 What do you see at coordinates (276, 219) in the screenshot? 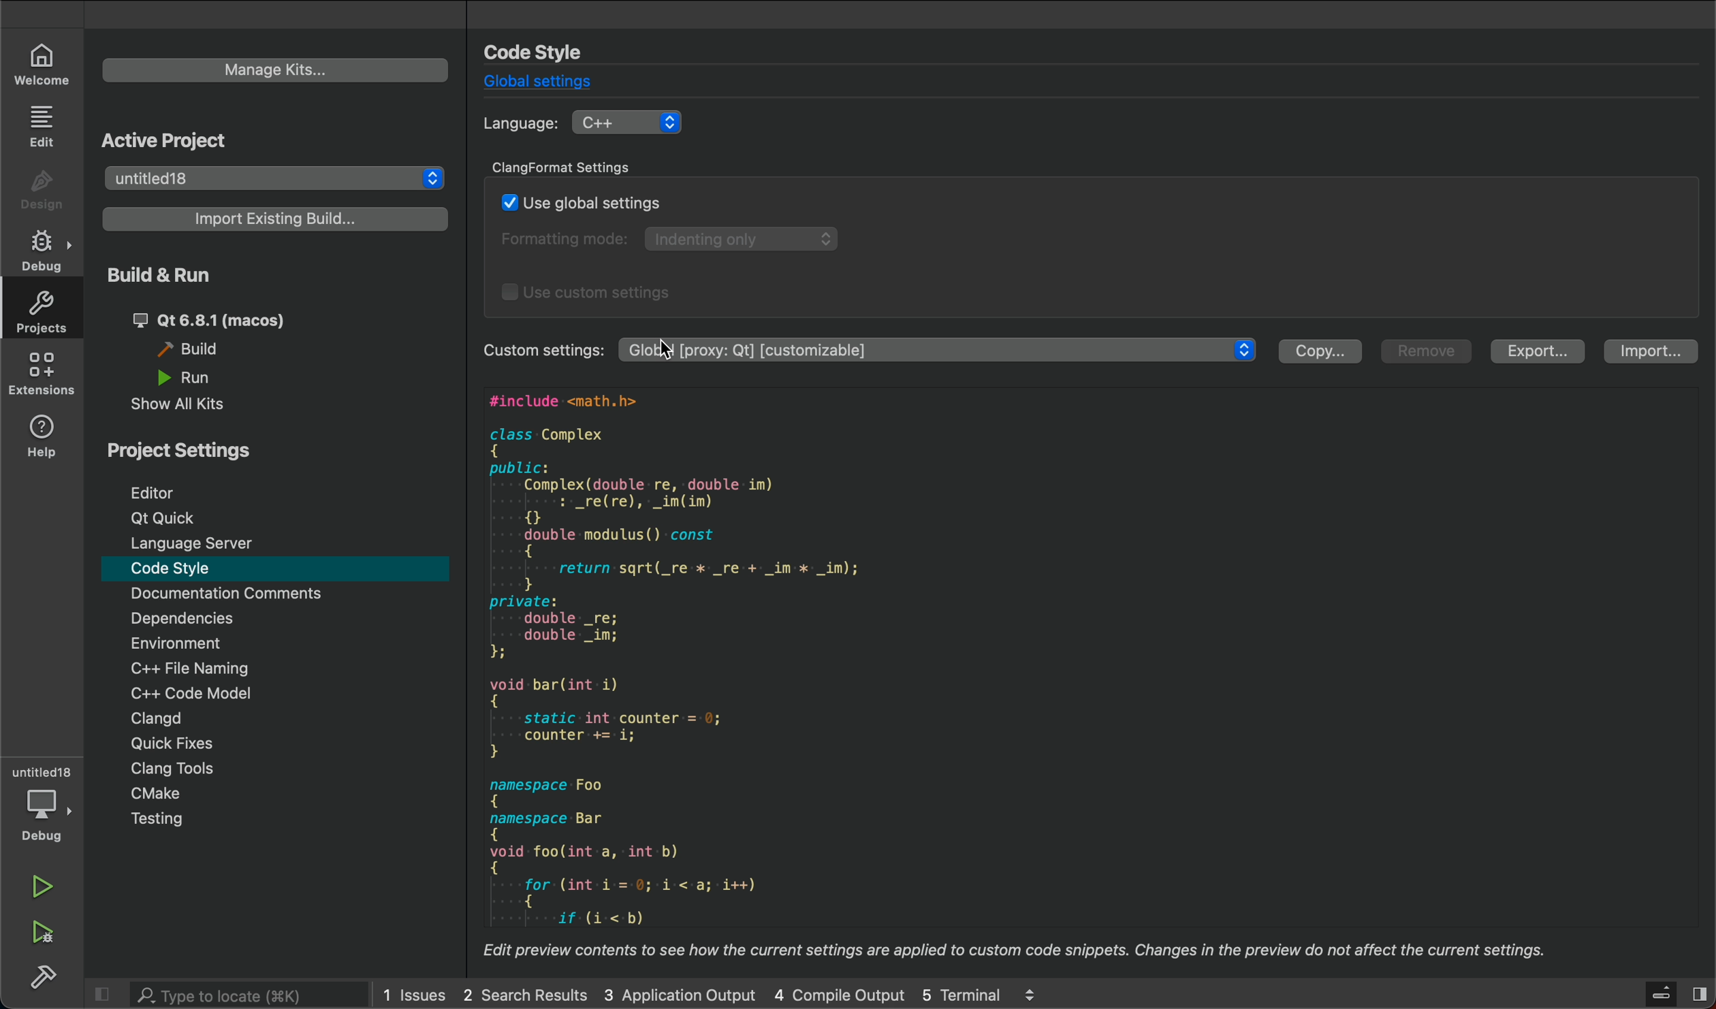
I see `import existing build` at bounding box center [276, 219].